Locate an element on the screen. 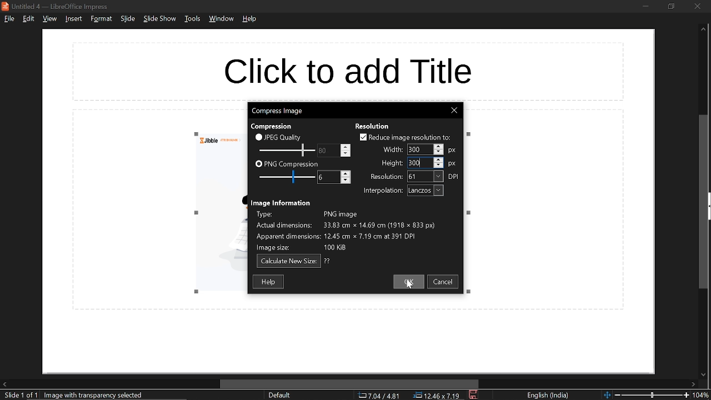 Image resolution: width=711 pixels, height=400 pixels. Decrease  is located at coordinates (439, 153).